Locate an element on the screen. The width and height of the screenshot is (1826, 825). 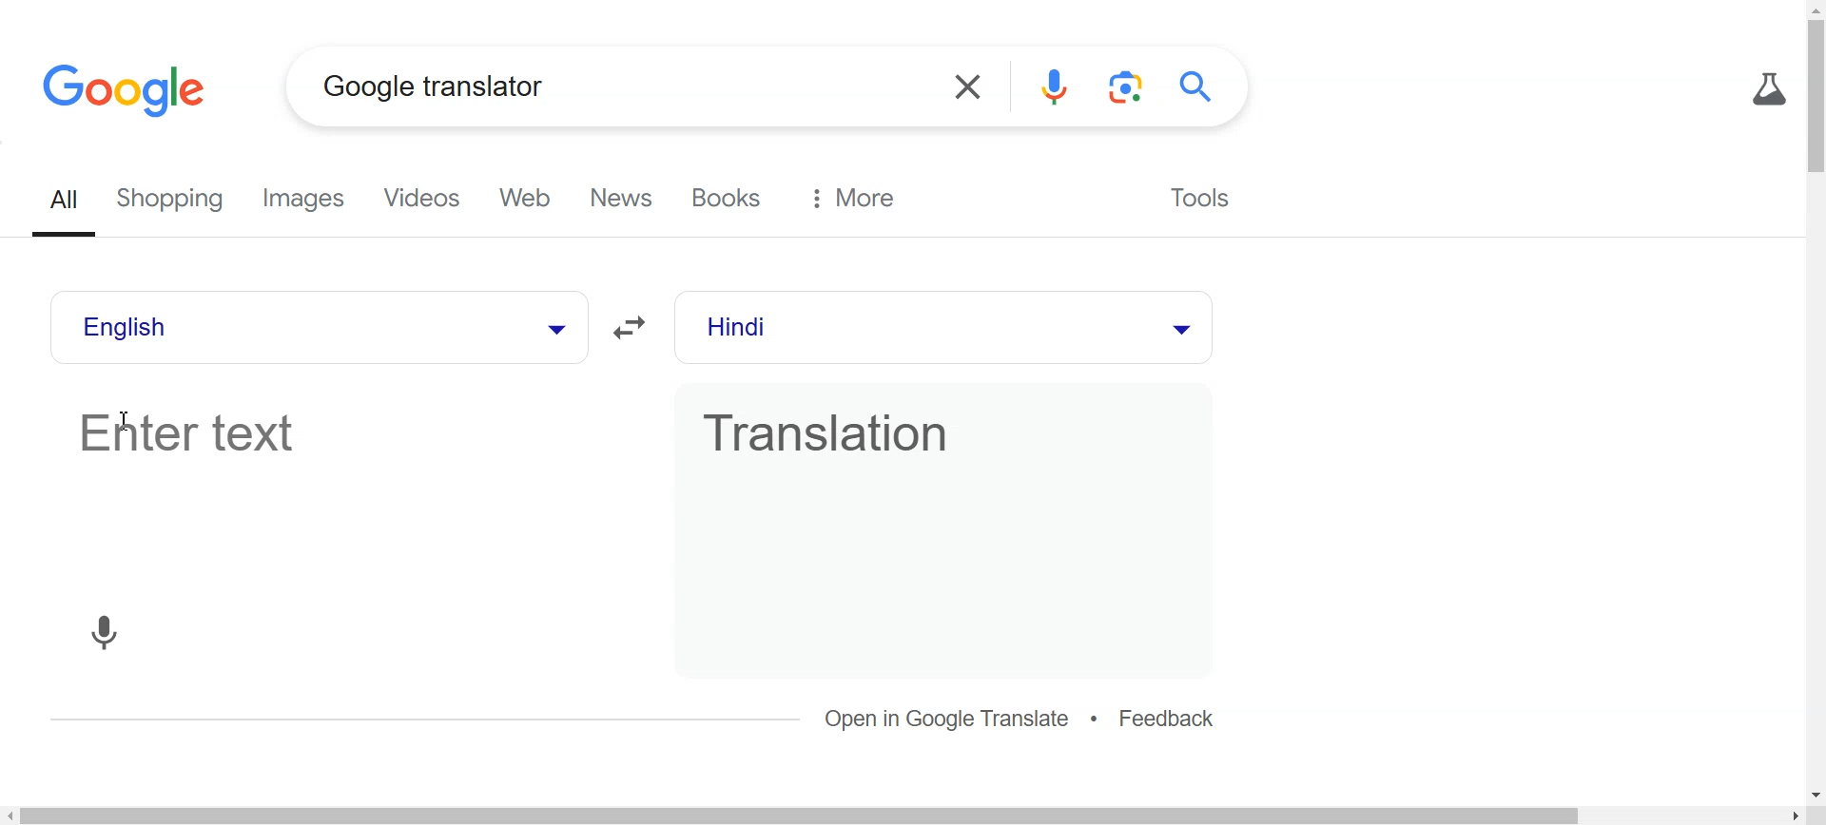
Open in google Translate is located at coordinates (949, 719).